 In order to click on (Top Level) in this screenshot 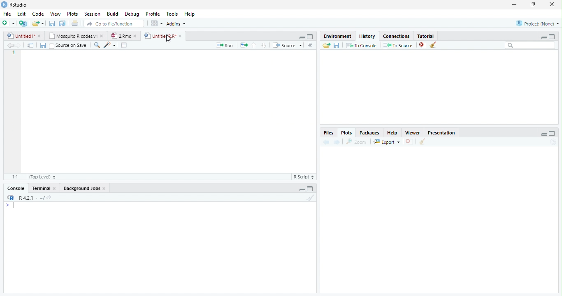, I will do `click(42, 177)`.